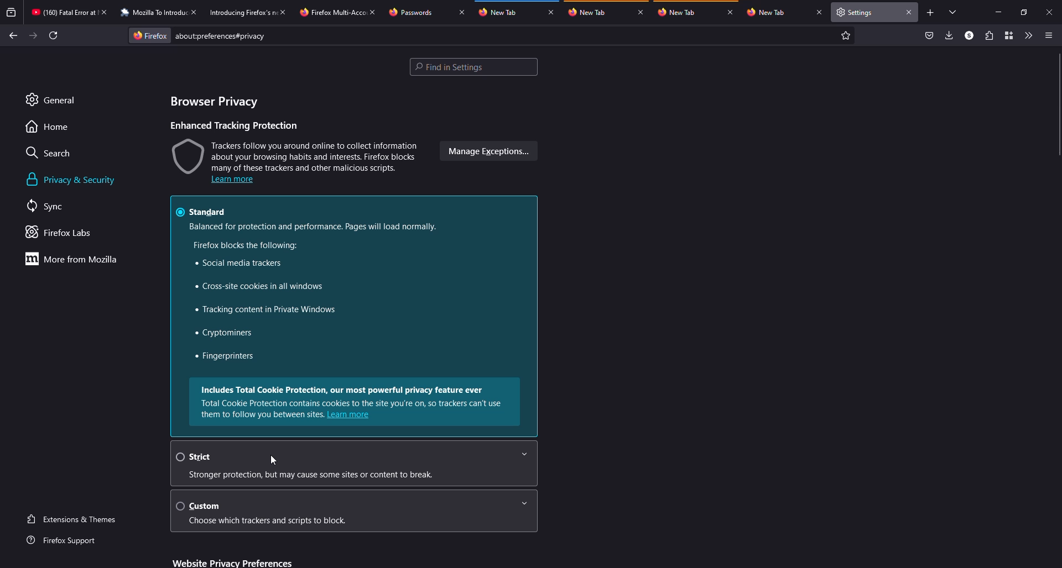 The height and width of the screenshot is (568, 1062). I want to click on save to pocket, so click(930, 34).